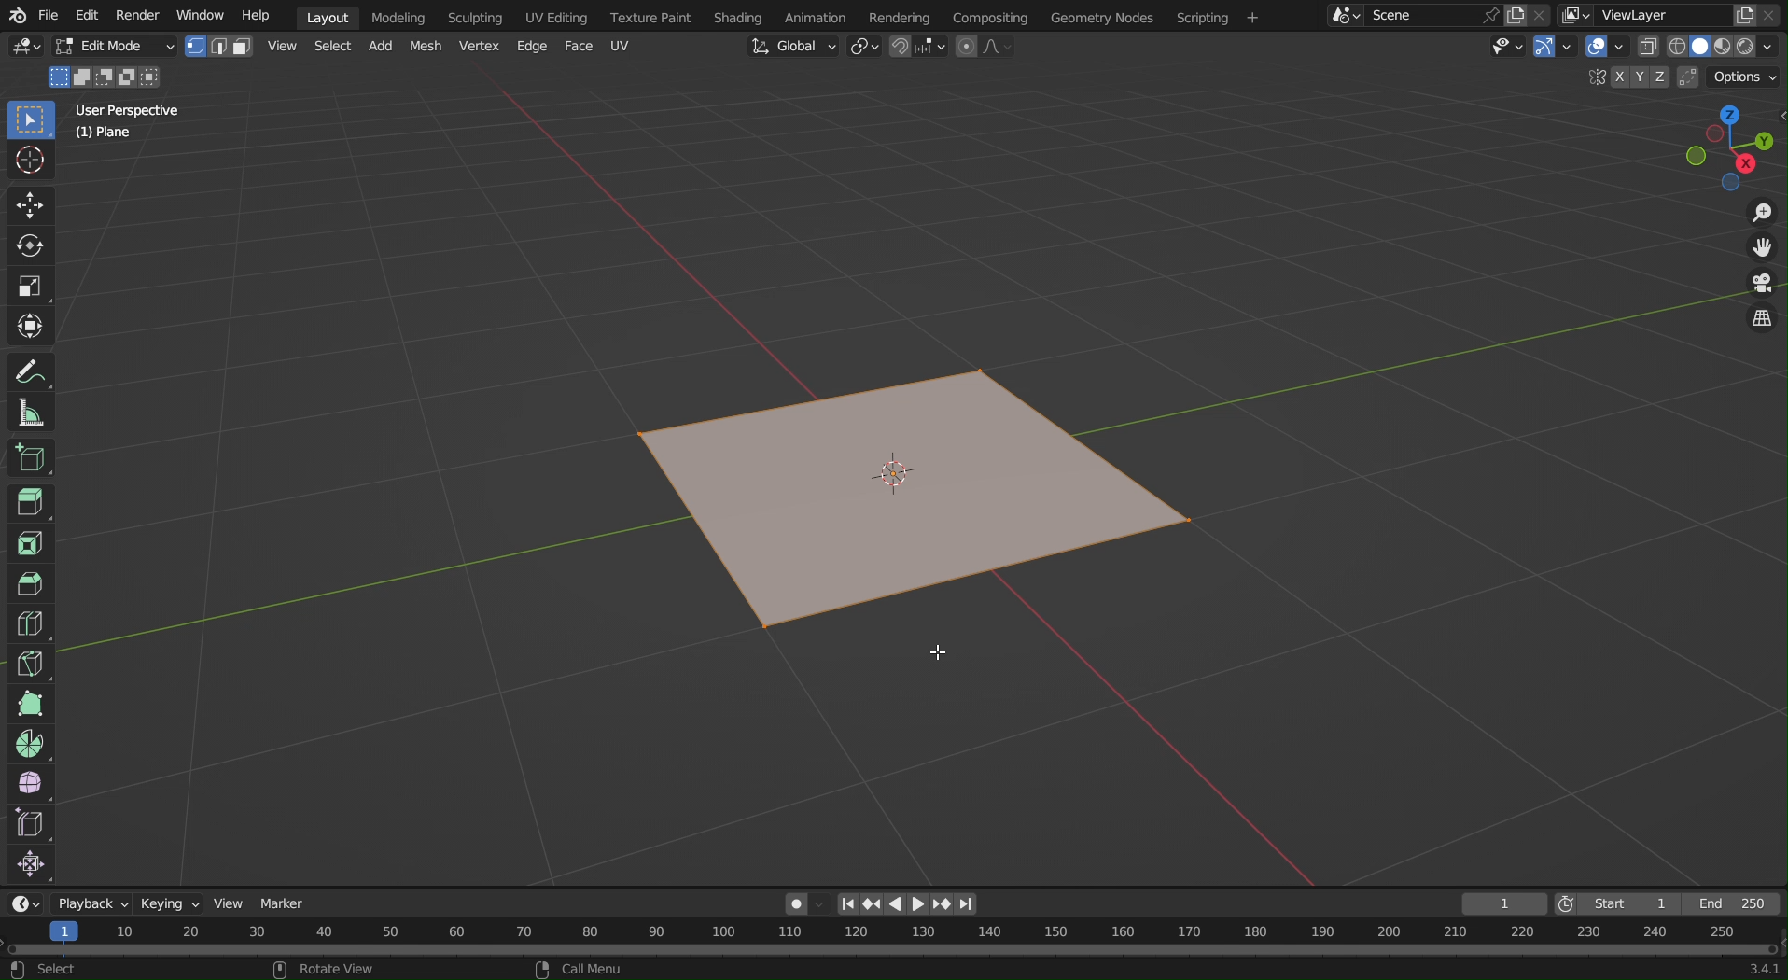 The width and height of the screenshot is (1788, 980). Describe the element at coordinates (285, 905) in the screenshot. I see `Marker` at that location.